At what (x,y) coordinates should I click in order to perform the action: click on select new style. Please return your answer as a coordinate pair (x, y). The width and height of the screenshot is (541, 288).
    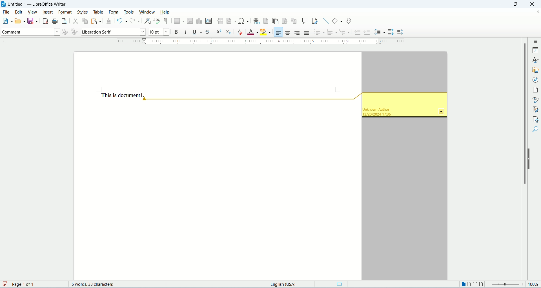
    Looking at the image, I should click on (74, 32).